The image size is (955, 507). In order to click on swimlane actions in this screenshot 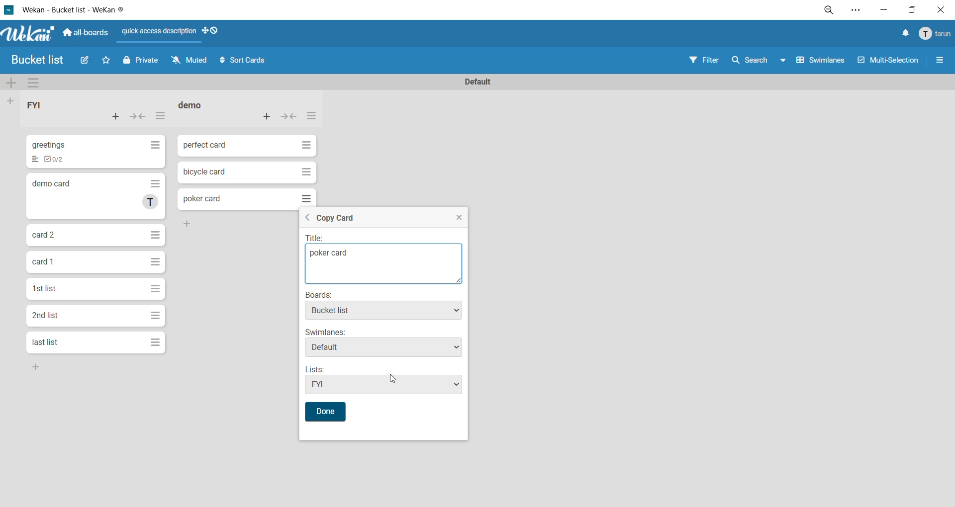, I will do `click(38, 84)`.